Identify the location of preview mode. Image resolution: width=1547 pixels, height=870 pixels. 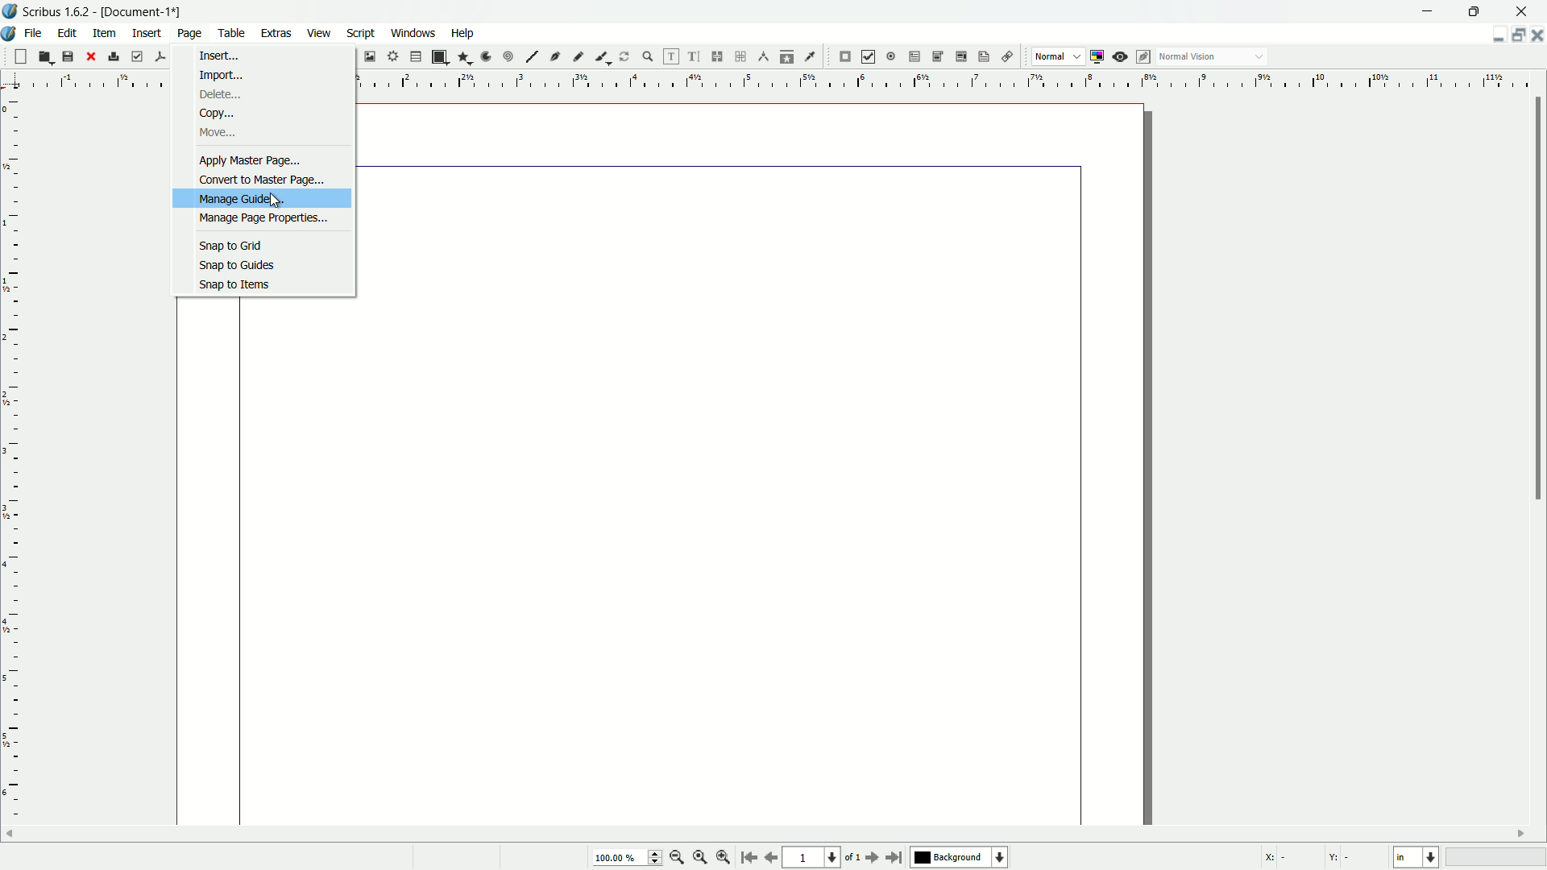
(1122, 56).